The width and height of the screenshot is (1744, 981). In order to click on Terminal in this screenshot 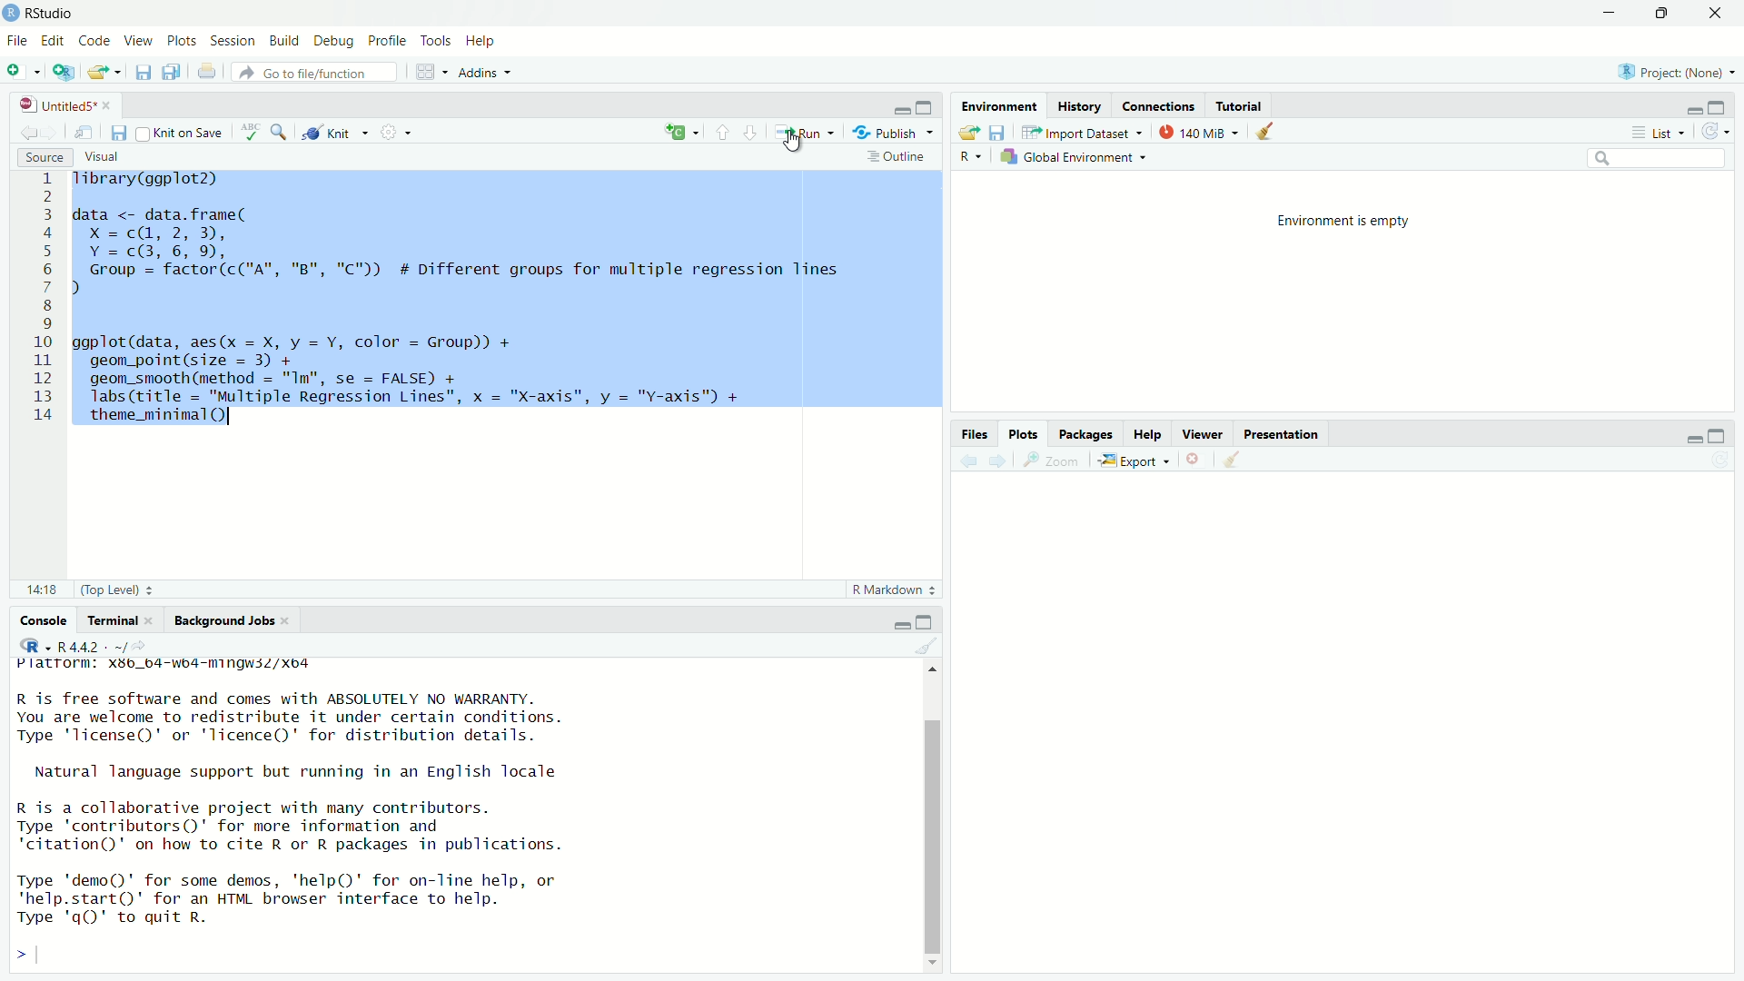, I will do `click(108, 618)`.